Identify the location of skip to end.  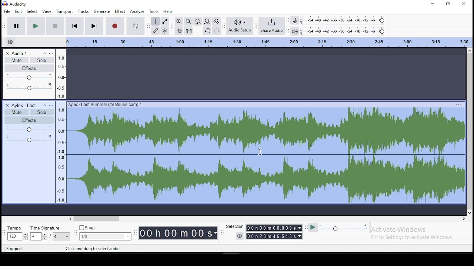
(94, 26).